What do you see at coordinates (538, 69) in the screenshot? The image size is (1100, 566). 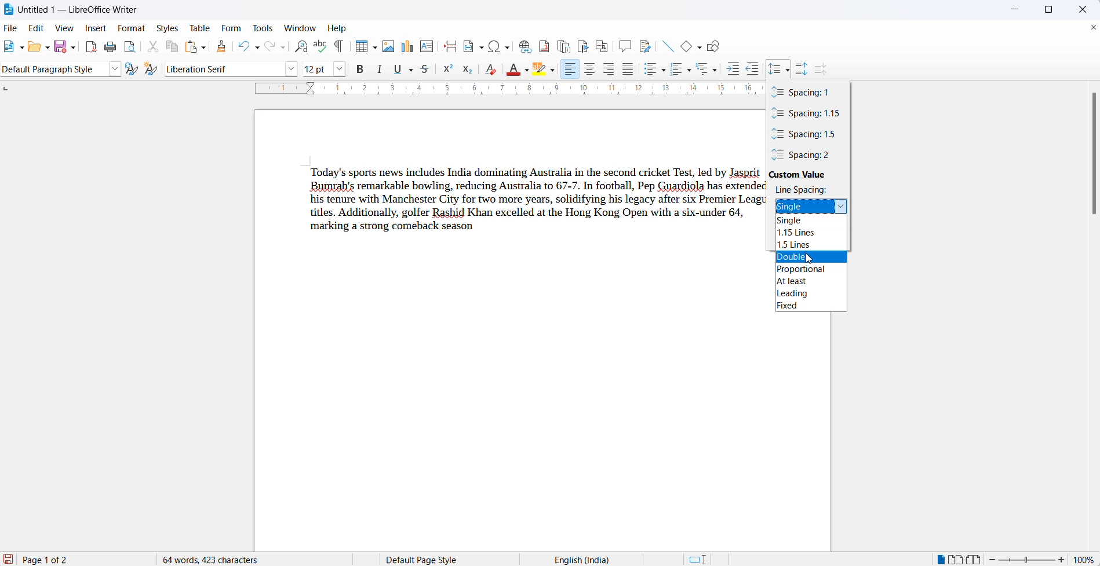 I see `character highlight` at bounding box center [538, 69].